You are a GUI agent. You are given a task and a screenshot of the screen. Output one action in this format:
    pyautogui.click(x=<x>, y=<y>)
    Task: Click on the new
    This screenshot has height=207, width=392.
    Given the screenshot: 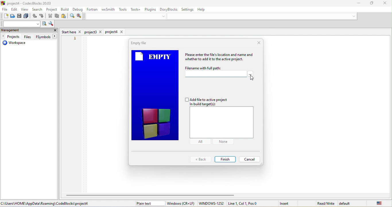 What is the action you would take?
    pyautogui.click(x=4, y=16)
    